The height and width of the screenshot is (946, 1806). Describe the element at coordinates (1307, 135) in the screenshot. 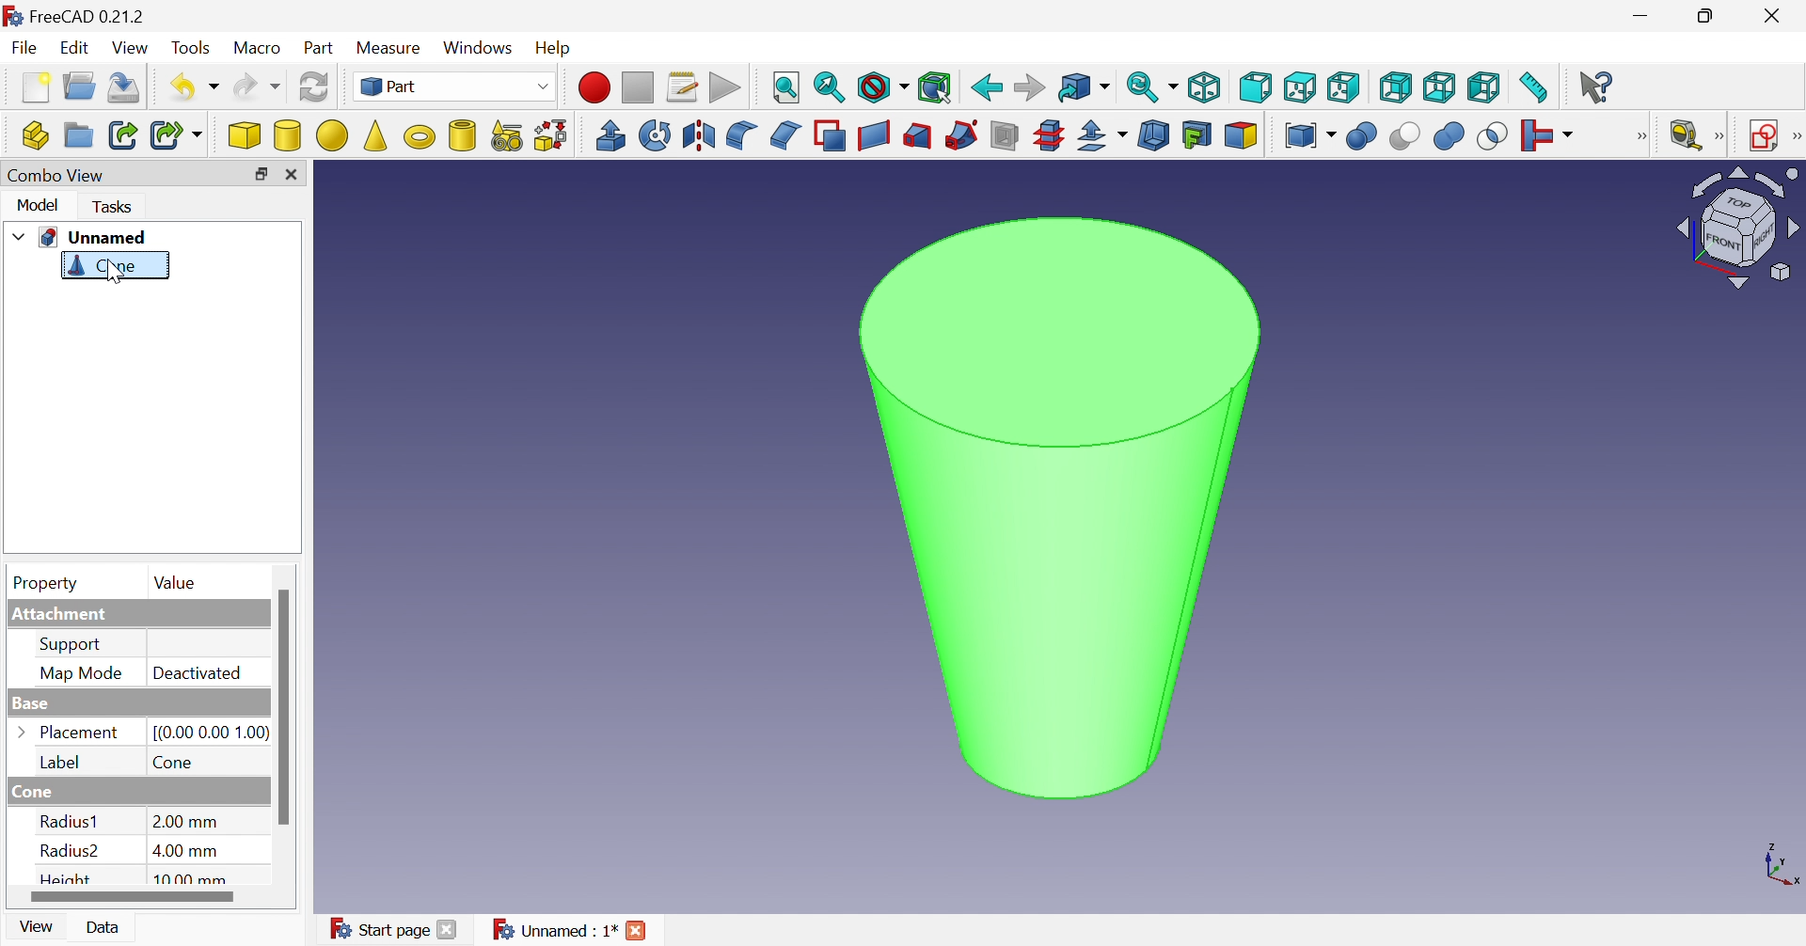

I see `Compound tools` at that location.